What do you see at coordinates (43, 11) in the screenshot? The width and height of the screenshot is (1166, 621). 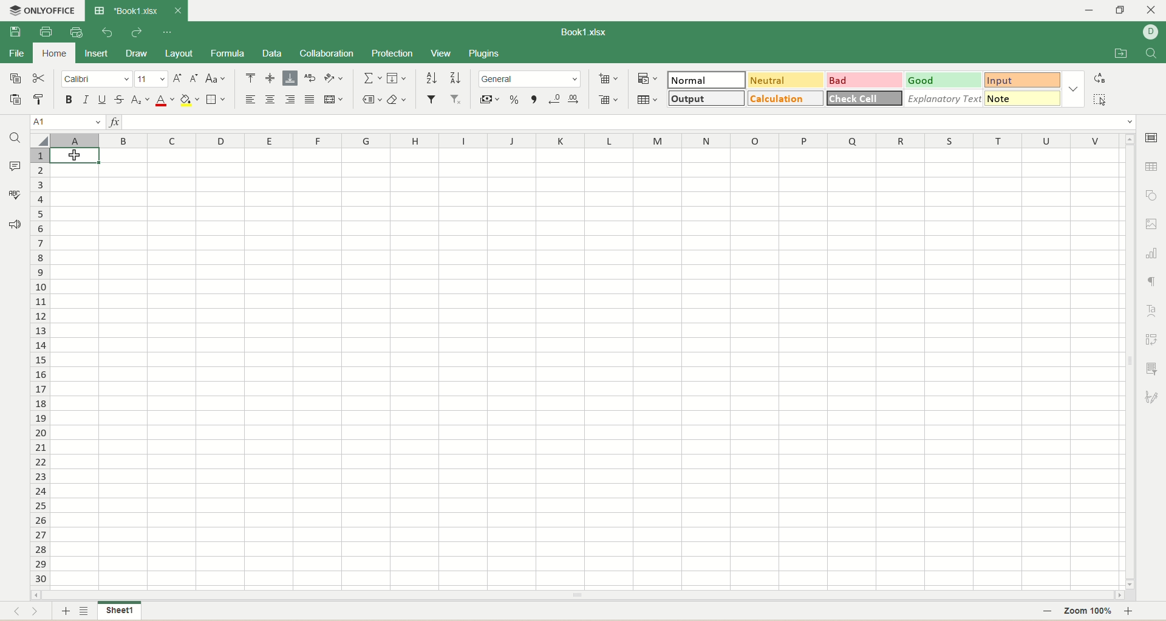 I see `onlyoffice` at bounding box center [43, 11].